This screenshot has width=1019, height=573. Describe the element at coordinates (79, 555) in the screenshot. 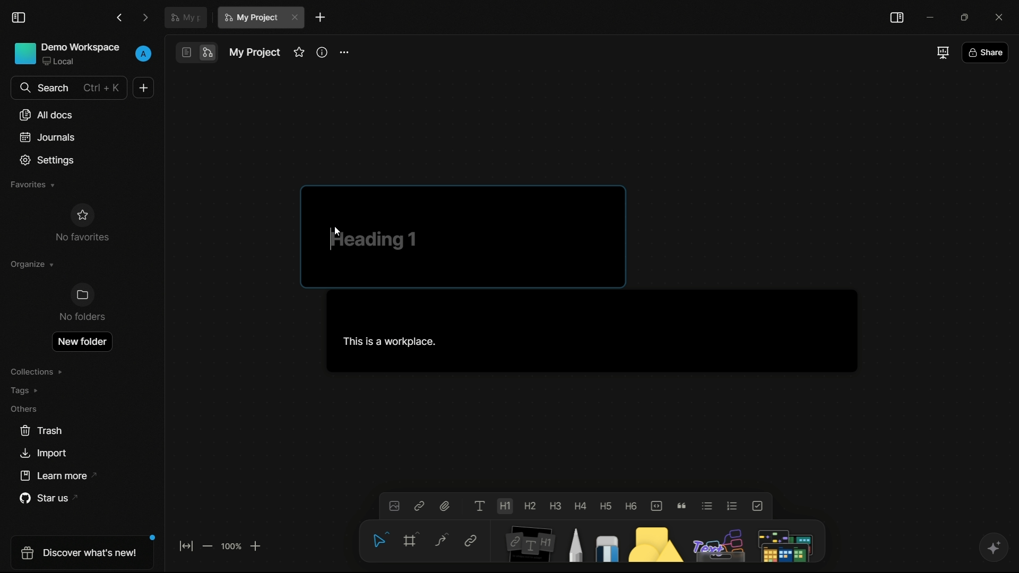

I see `discover what's new` at that location.